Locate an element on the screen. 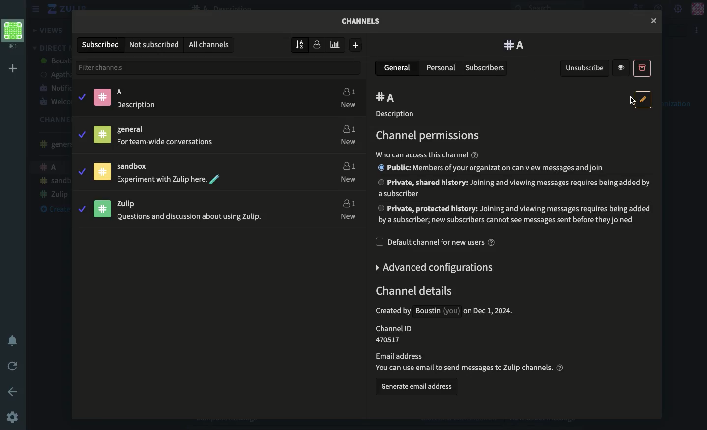 This screenshot has height=430, width=707. help is located at coordinates (560, 367).